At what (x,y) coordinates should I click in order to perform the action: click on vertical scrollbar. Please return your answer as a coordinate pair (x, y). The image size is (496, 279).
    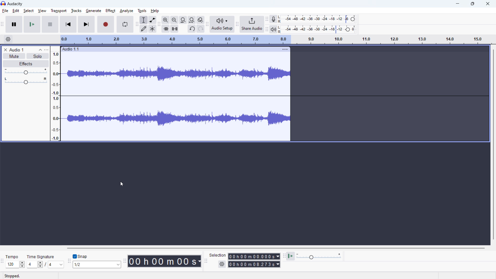
    Looking at the image, I should click on (494, 145).